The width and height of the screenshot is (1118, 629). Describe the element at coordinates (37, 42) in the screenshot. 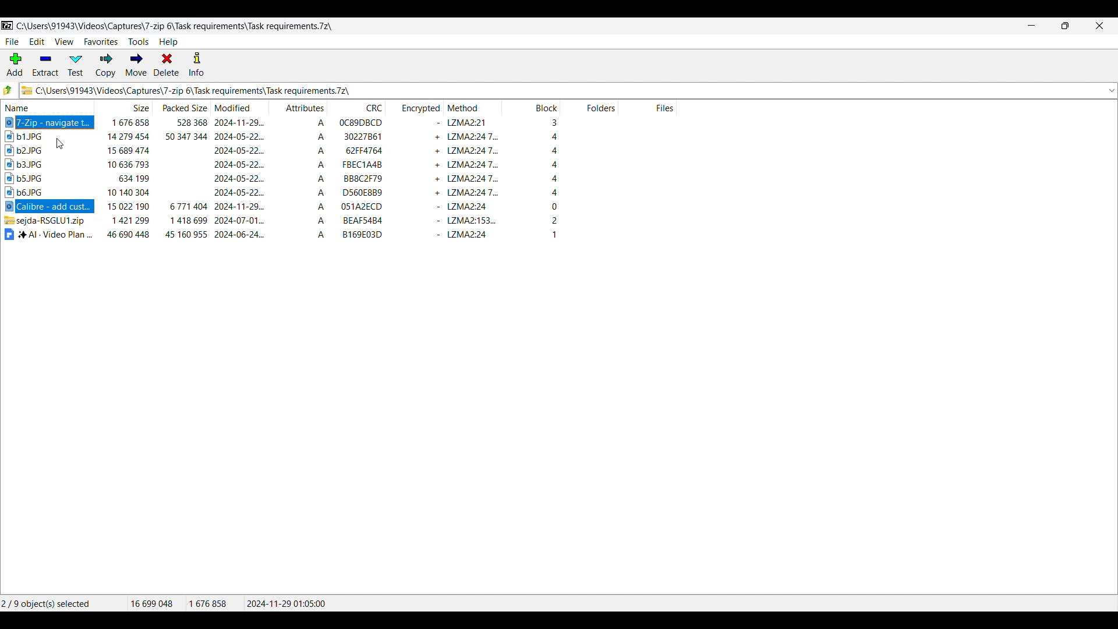

I see `Edit menu` at that location.